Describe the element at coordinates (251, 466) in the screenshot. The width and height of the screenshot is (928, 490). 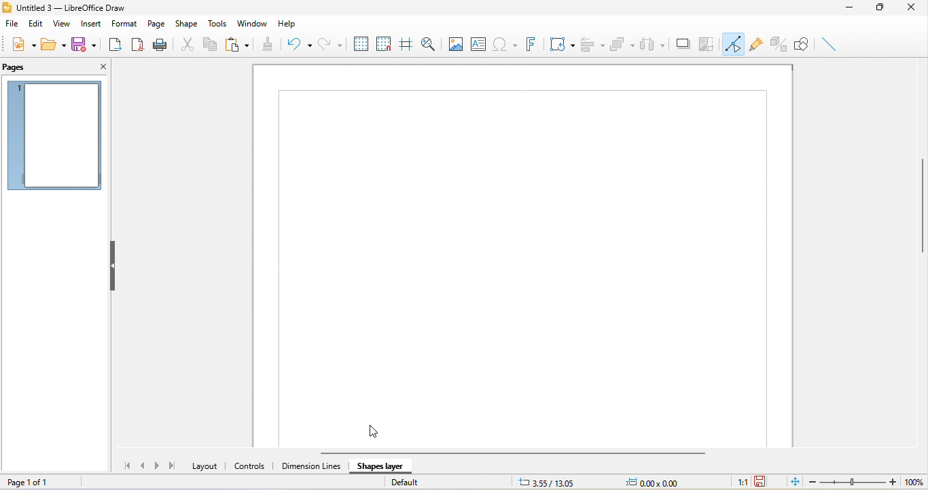
I see `control` at that location.